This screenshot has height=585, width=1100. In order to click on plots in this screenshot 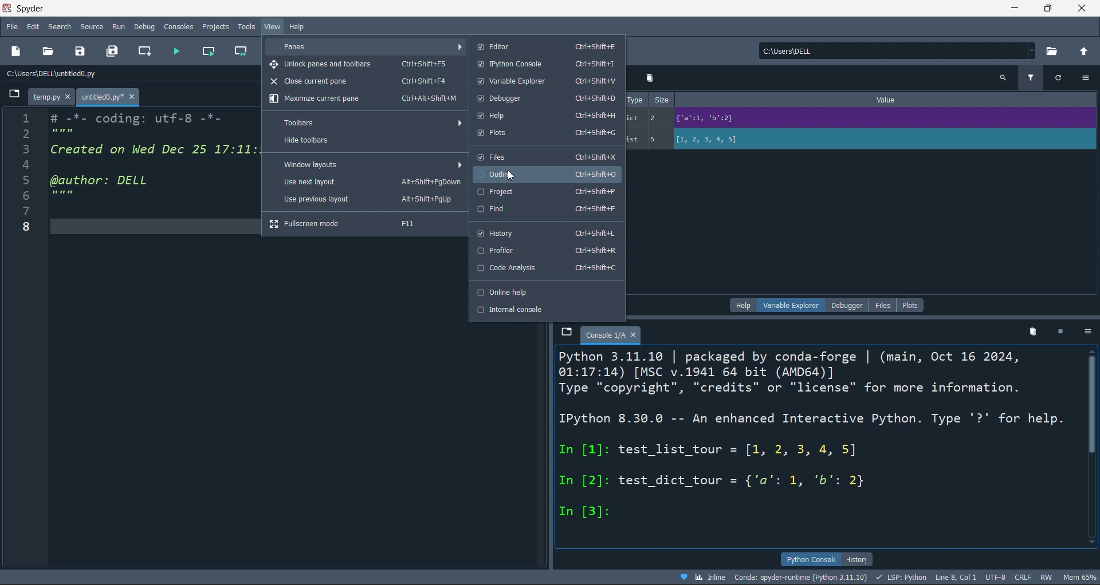, I will do `click(910, 305)`.